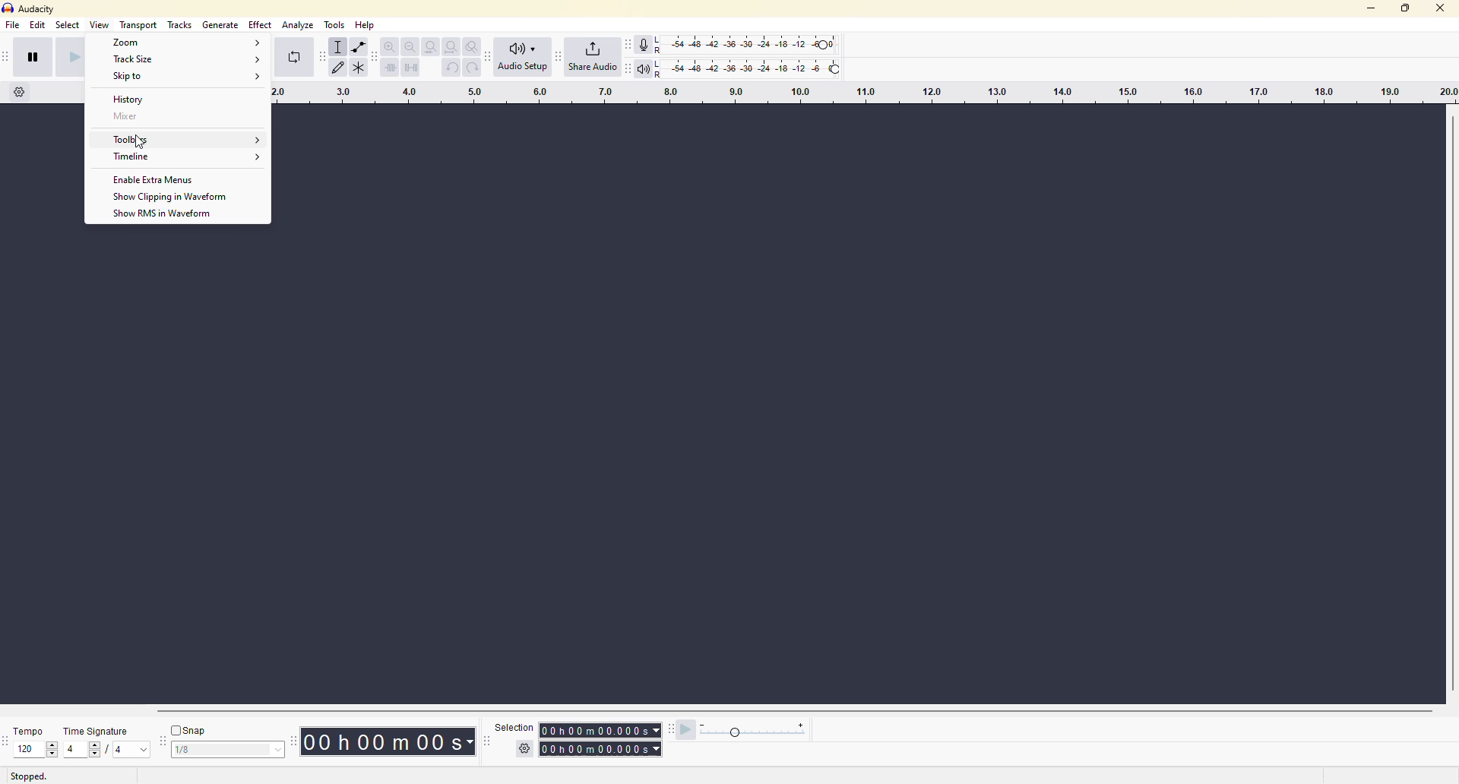 The width and height of the screenshot is (1459, 784). Describe the element at coordinates (181, 26) in the screenshot. I see `tracks` at that location.